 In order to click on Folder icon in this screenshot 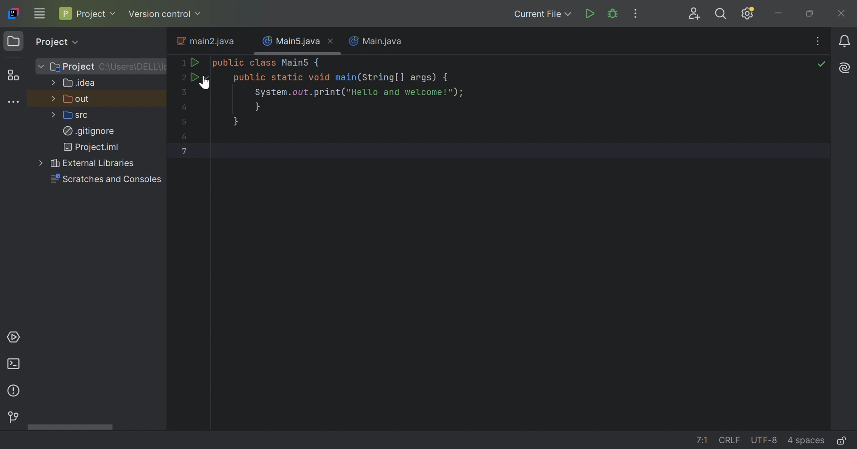, I will do `click(13, 42)`.